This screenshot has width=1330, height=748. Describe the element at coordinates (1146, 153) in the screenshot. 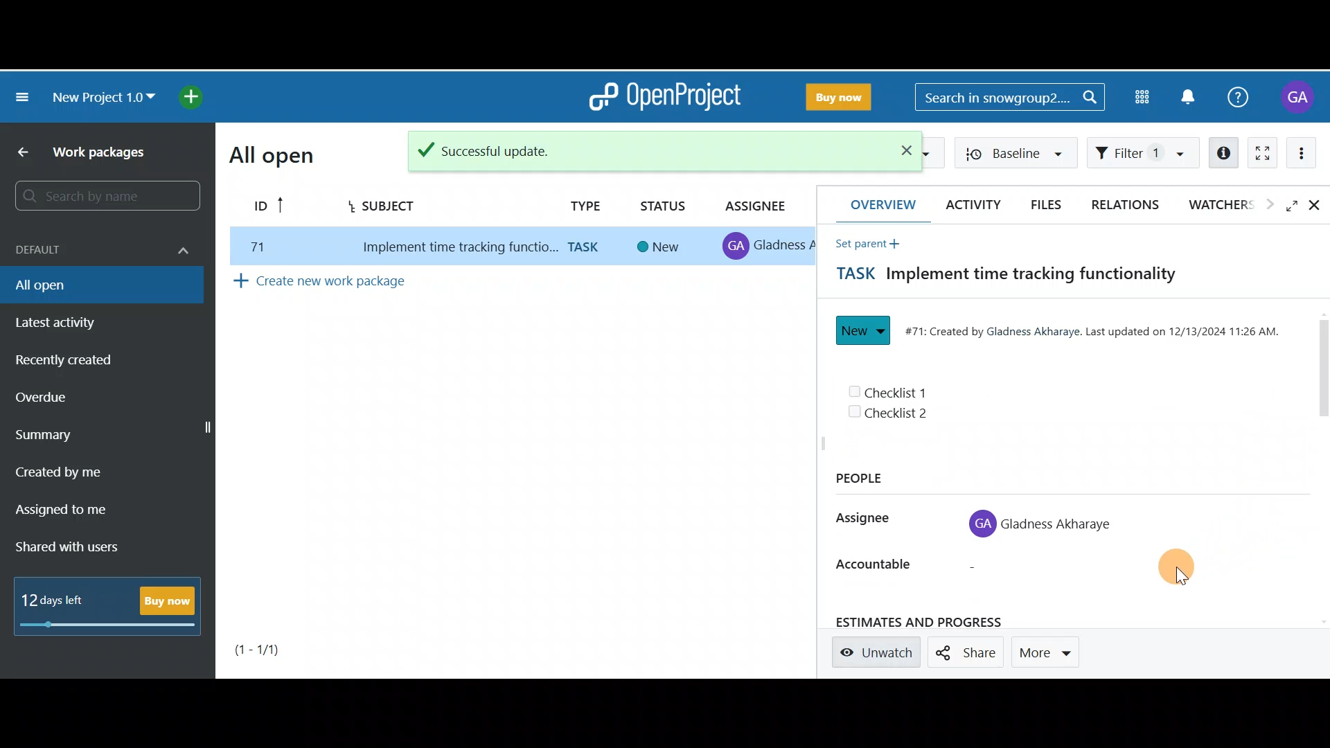

I see `Filter` at that location.